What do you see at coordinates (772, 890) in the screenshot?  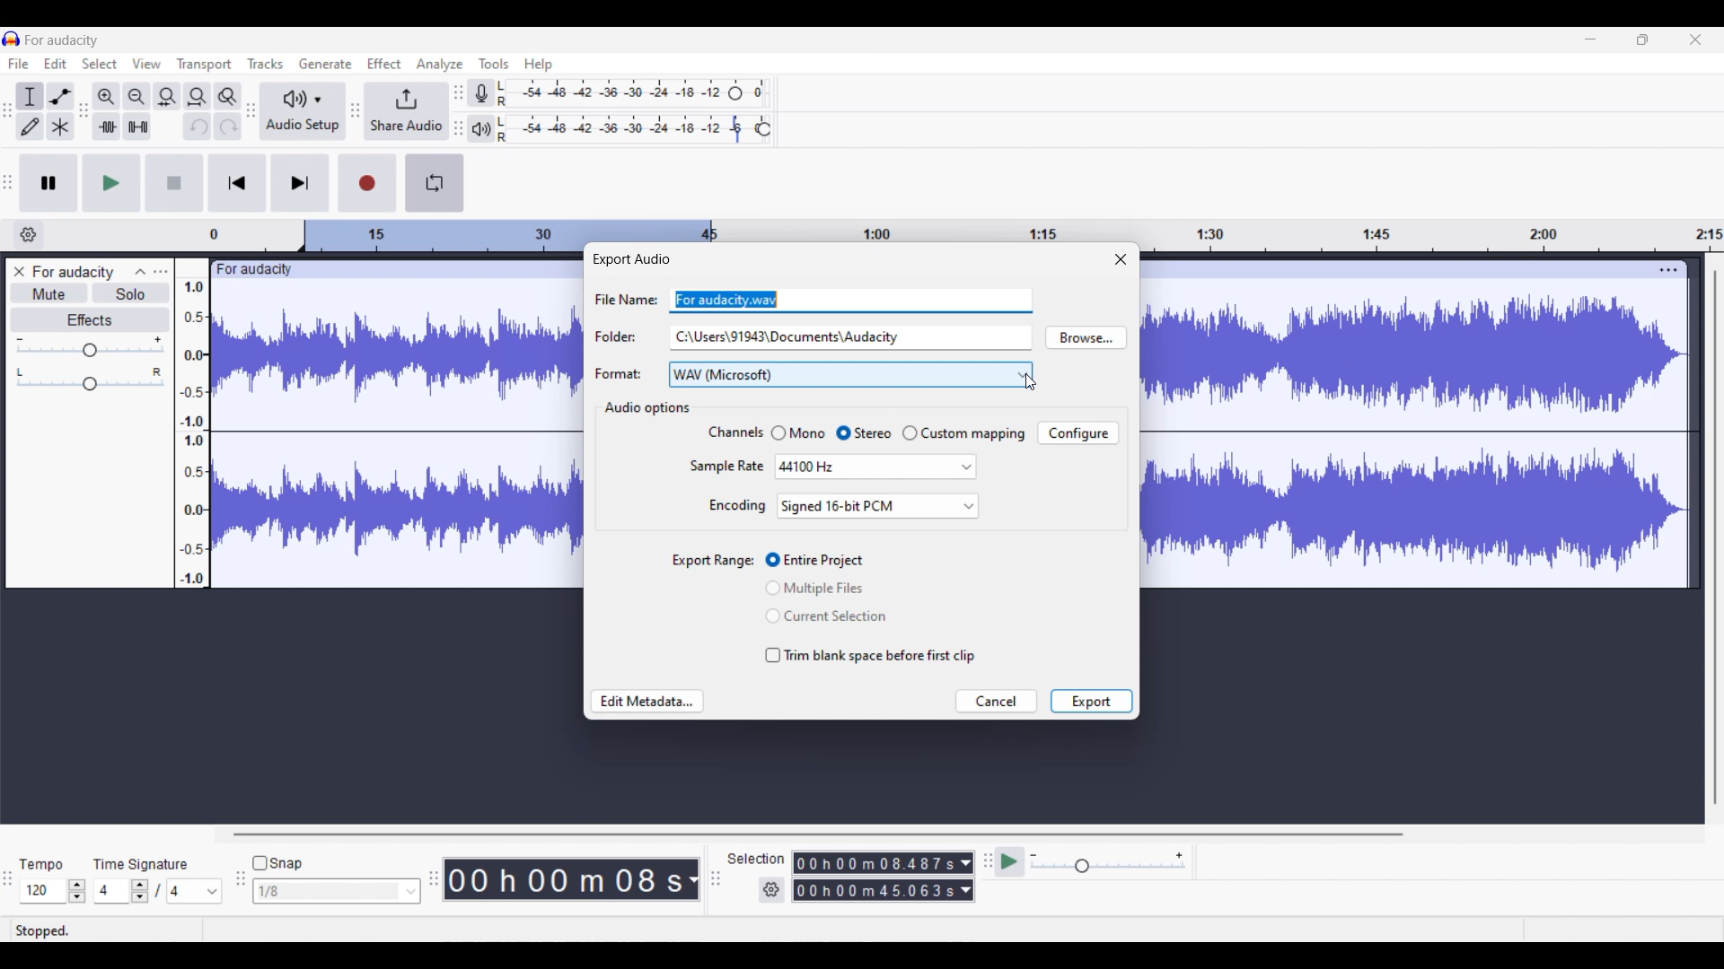 I see `Selection settings` at bounding box center [772, 890].